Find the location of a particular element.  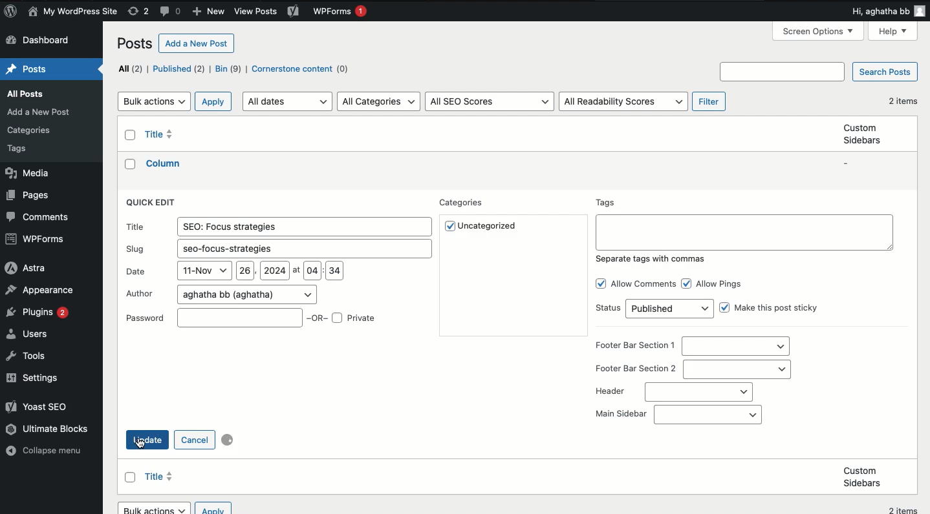

WPForms is located at coordinates (36, 238).